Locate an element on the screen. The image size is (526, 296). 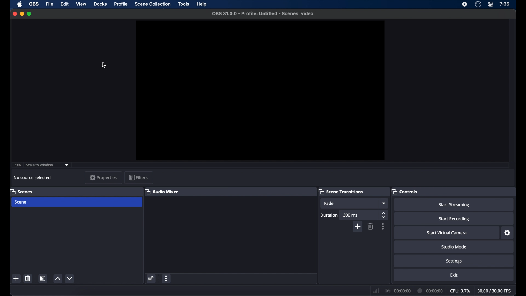
scene transitions is located at coordinates (341, 191).